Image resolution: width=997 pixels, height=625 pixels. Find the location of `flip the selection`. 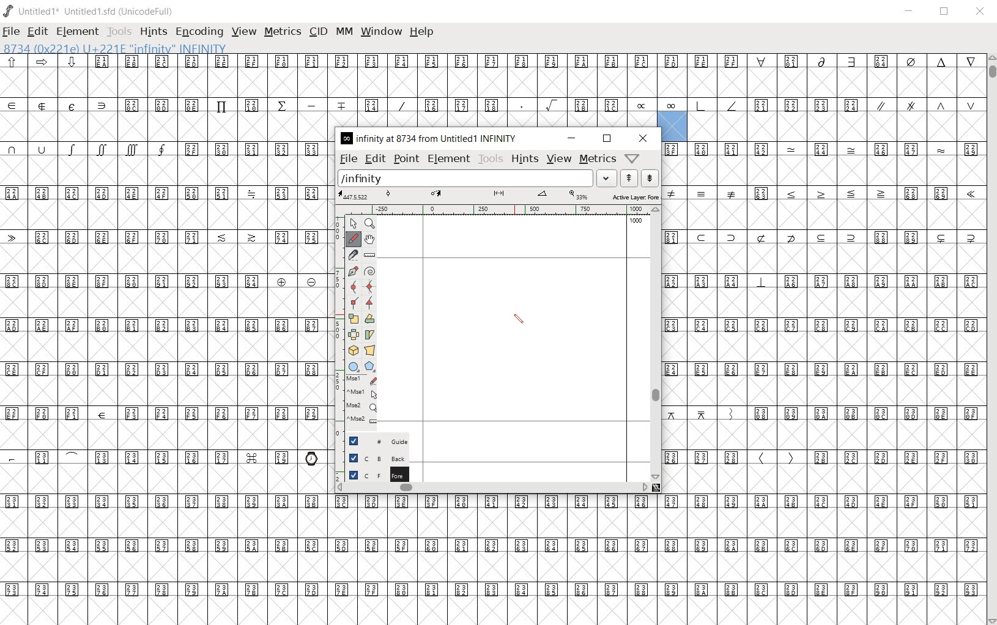

flip the selection is located at coordinates (353, 334).